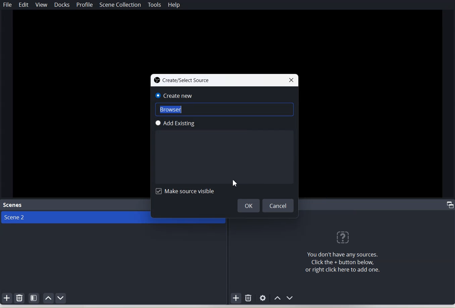 This screenshot has height=308, width=455. Describe the element at coordinates (236, 184) in the screenshot. I see `cursor` at that location.